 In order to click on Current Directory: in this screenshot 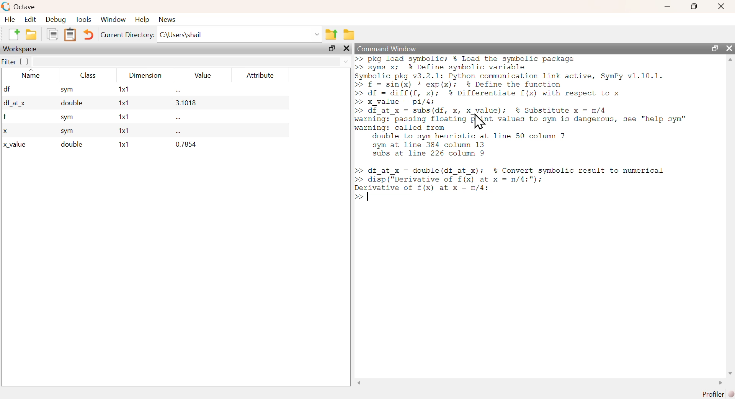, I will do `click(127, 34)`.